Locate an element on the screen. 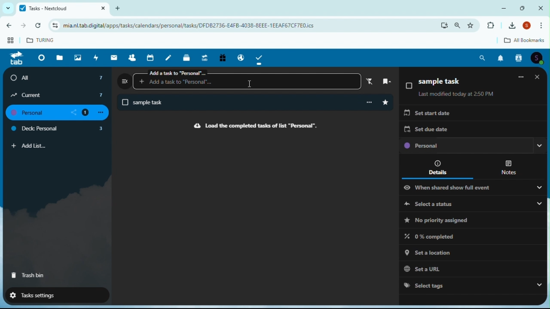 Image resolution: width=550 pixels, height=309 pixels. Set due date is located at coordinates (427, 130).